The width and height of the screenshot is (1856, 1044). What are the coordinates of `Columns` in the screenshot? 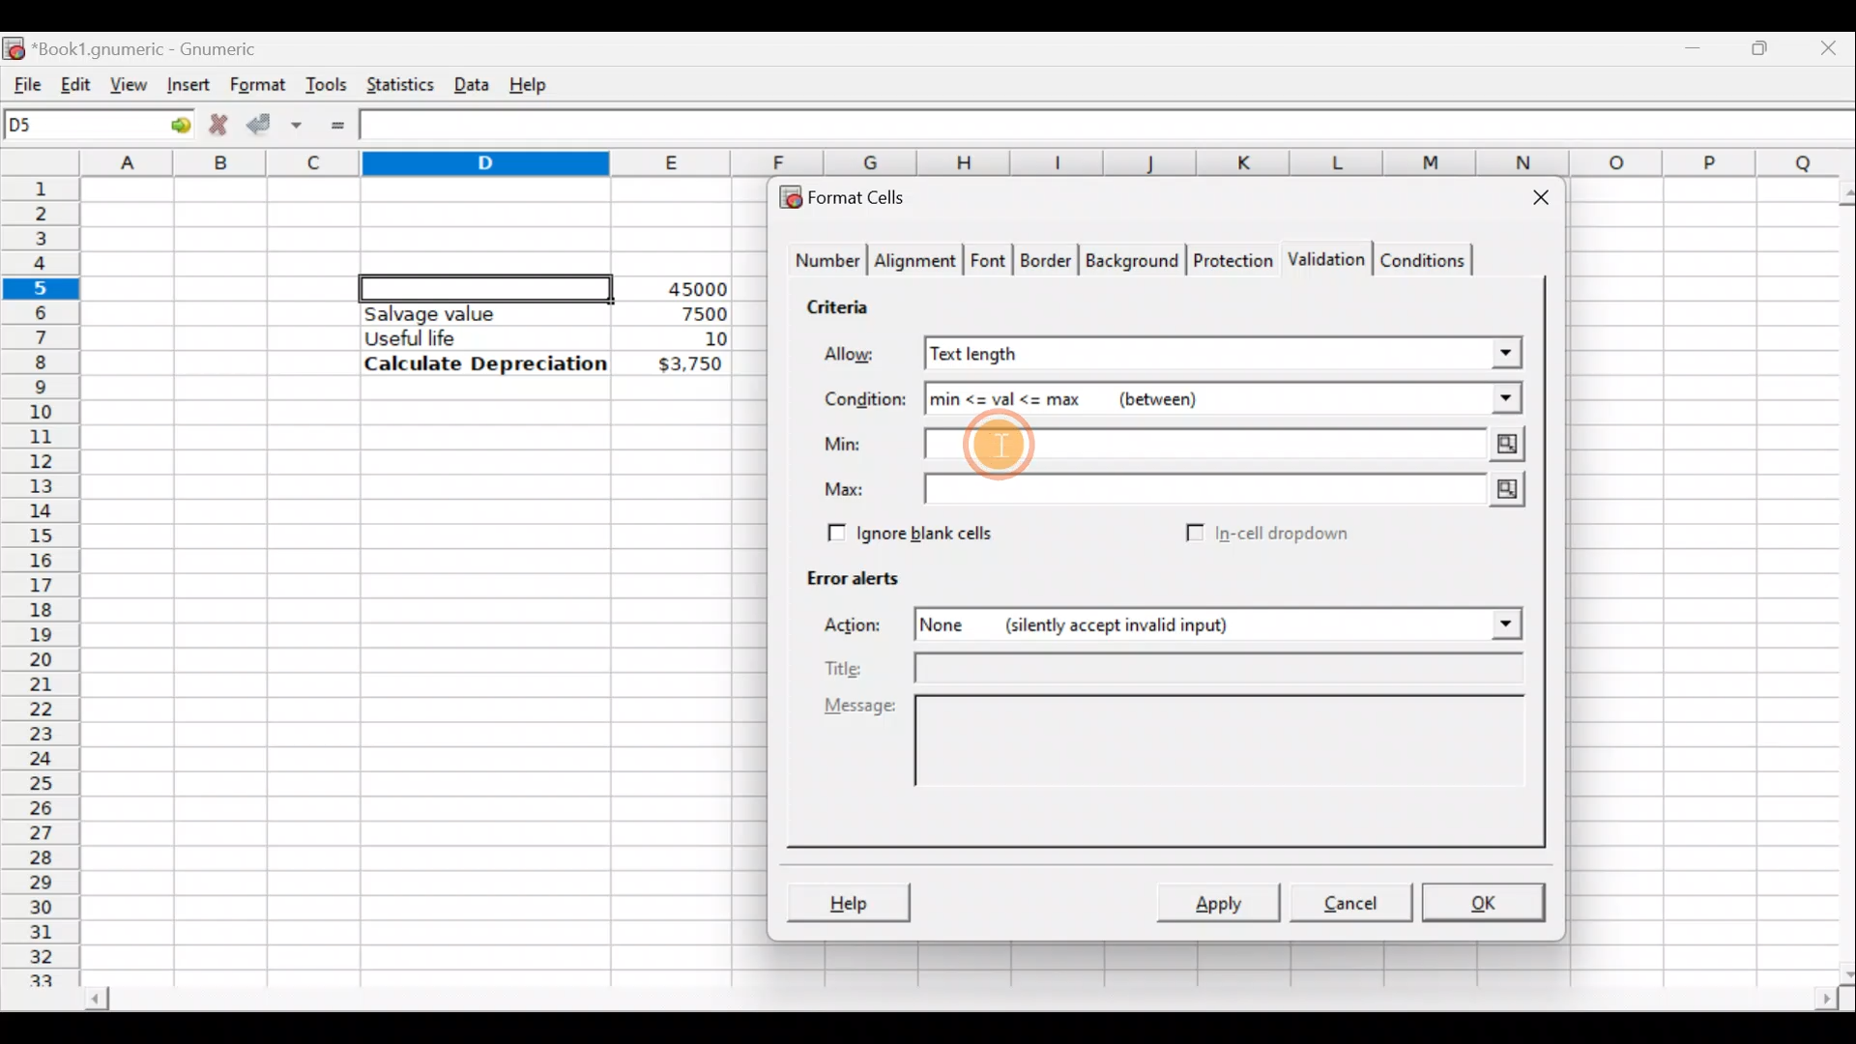 It's located at (971, 161).